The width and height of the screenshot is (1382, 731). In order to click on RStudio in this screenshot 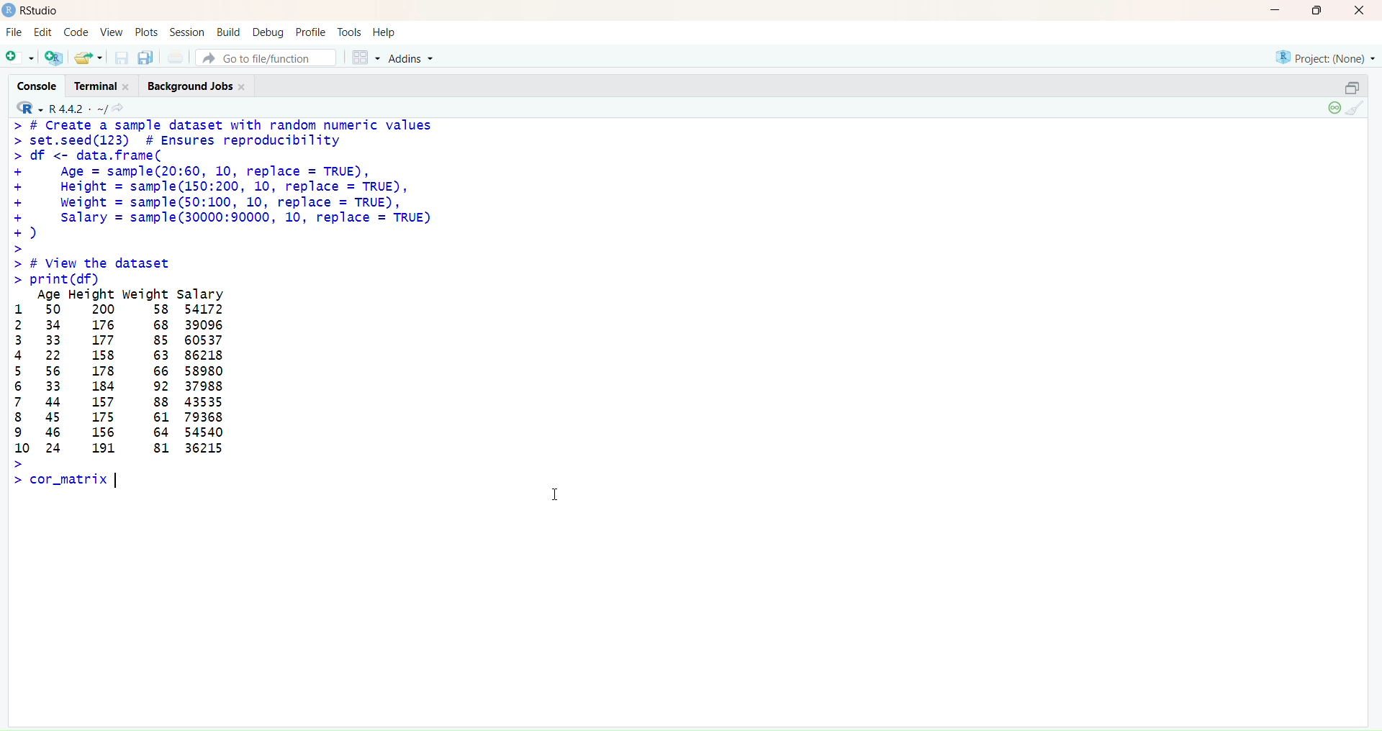, I will do `click(33, 11)`.